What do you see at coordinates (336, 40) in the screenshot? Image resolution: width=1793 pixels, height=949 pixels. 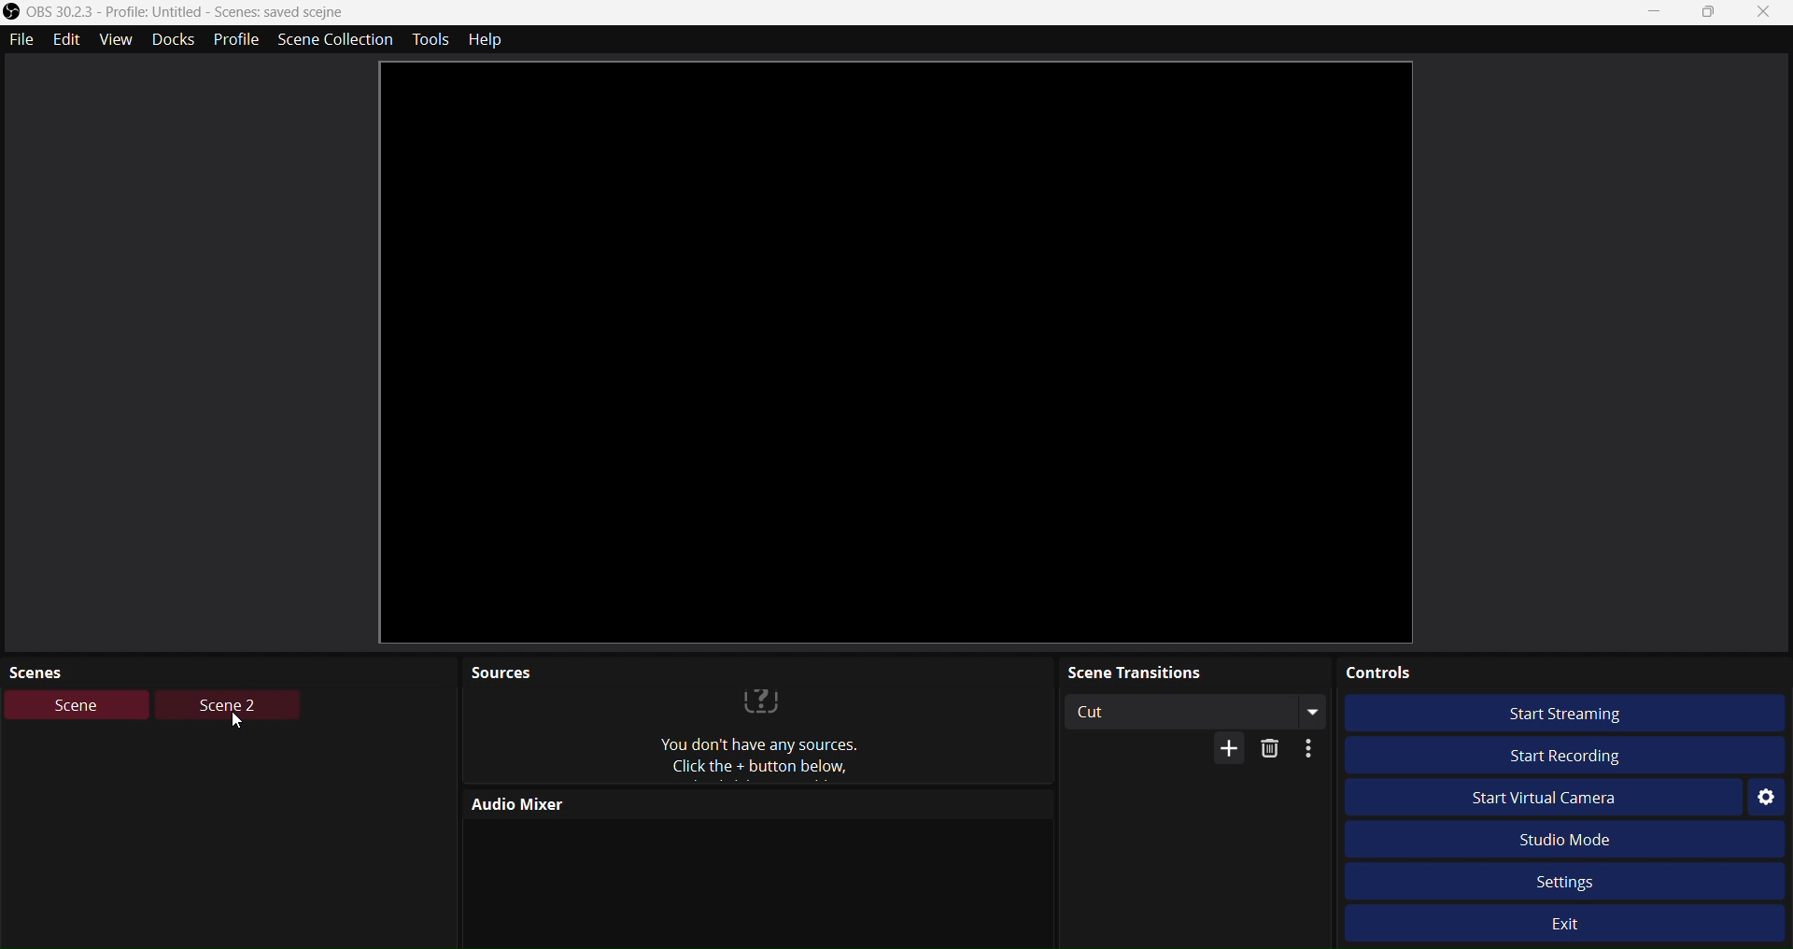 I see `Scene Collection` at bounding box center [336, 40].